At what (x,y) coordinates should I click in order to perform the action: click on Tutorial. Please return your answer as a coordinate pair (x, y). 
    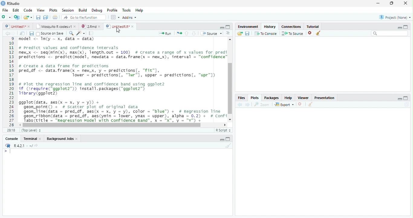
    Looking at the image, I should click on (313, 27).